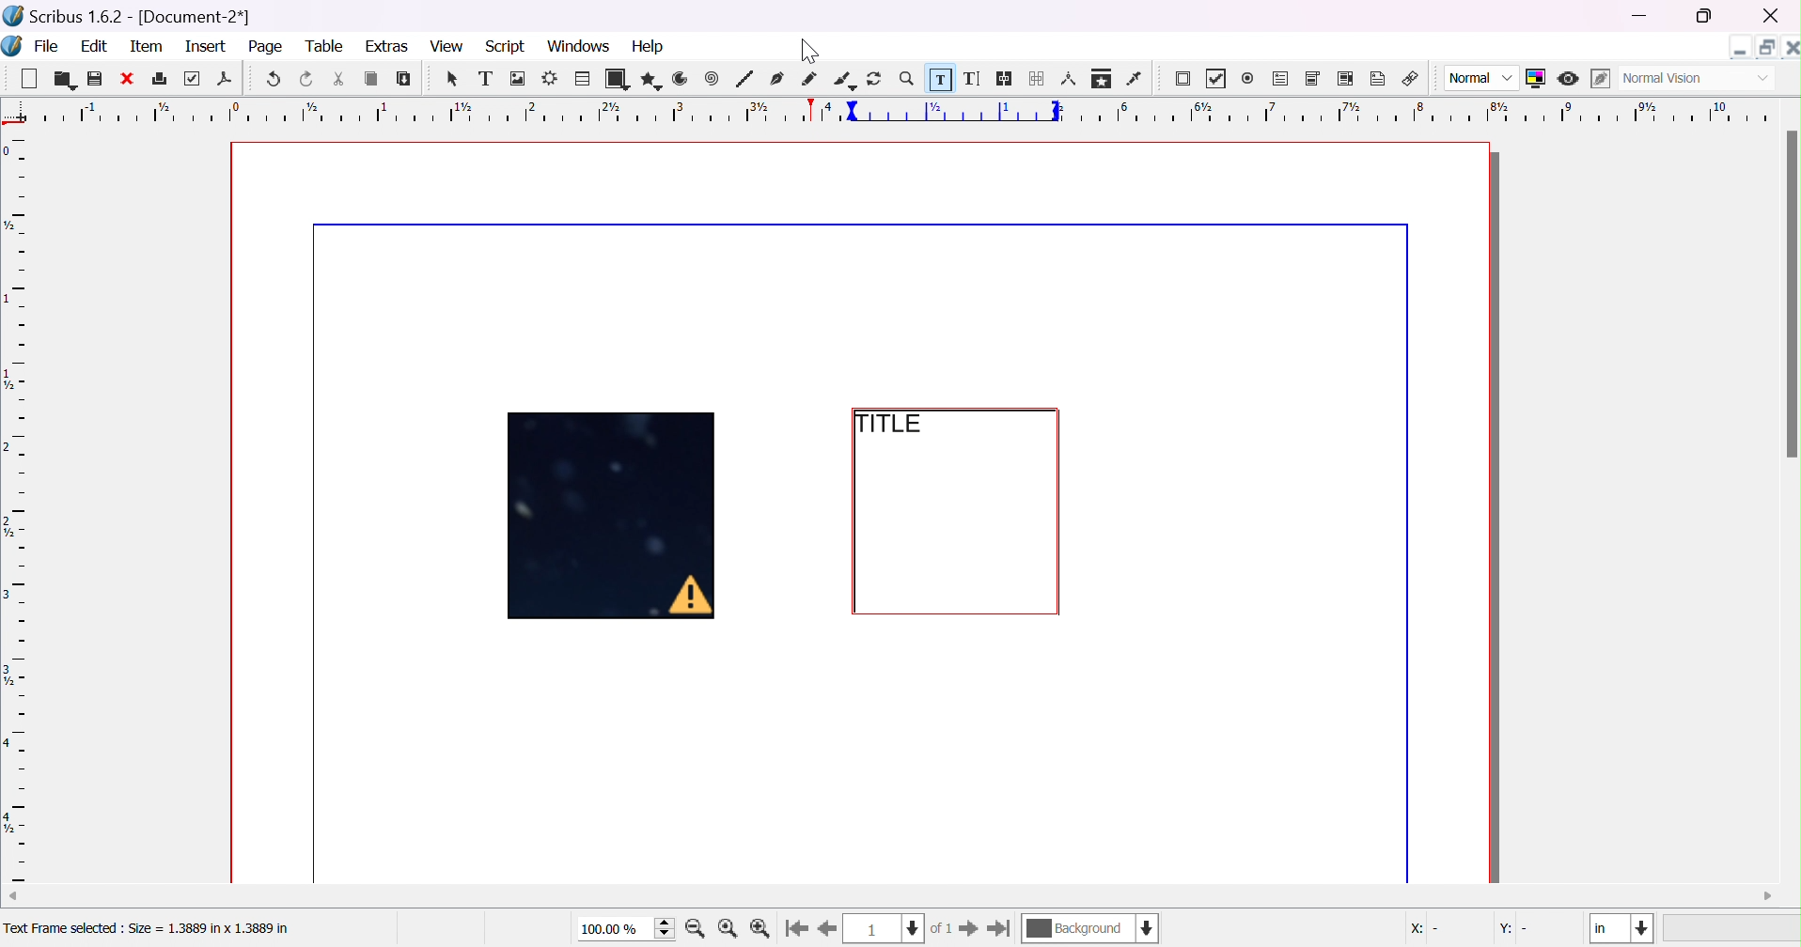 The image size is (1801, 947). Describe the element at coordinates (967, 928) in the screenshot. I see `go to next page` at that location.